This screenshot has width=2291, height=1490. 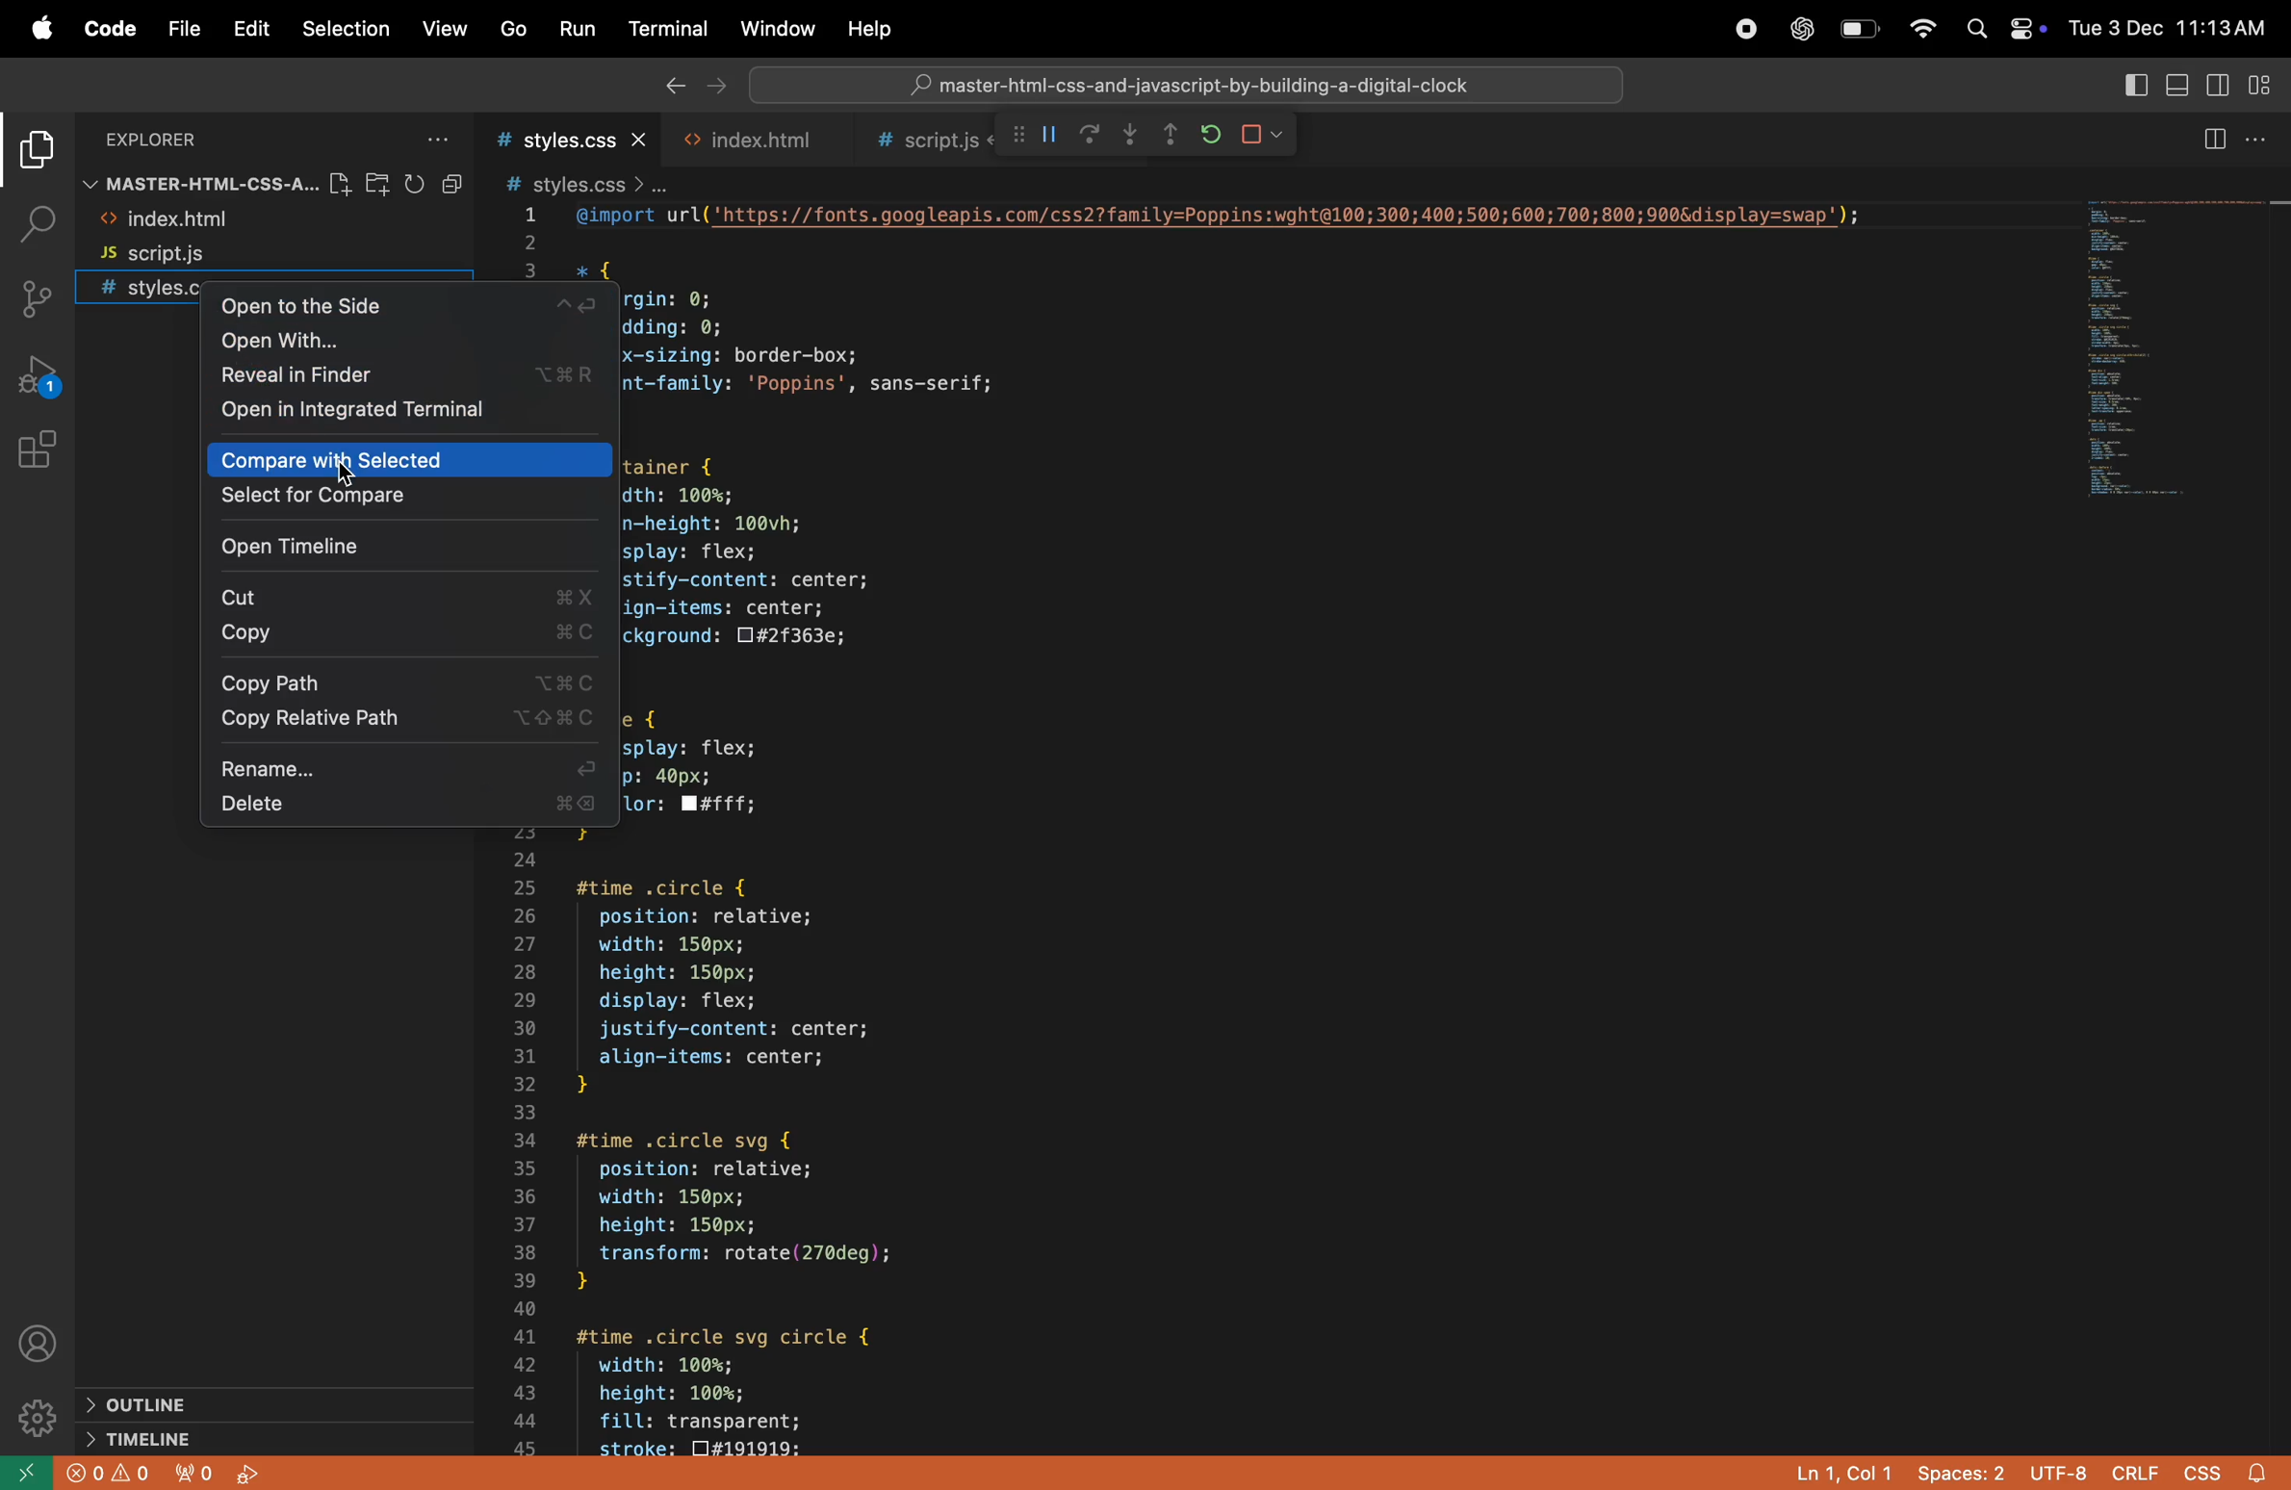 I want to click on ln col 1, so click(x=1841, y=1473).